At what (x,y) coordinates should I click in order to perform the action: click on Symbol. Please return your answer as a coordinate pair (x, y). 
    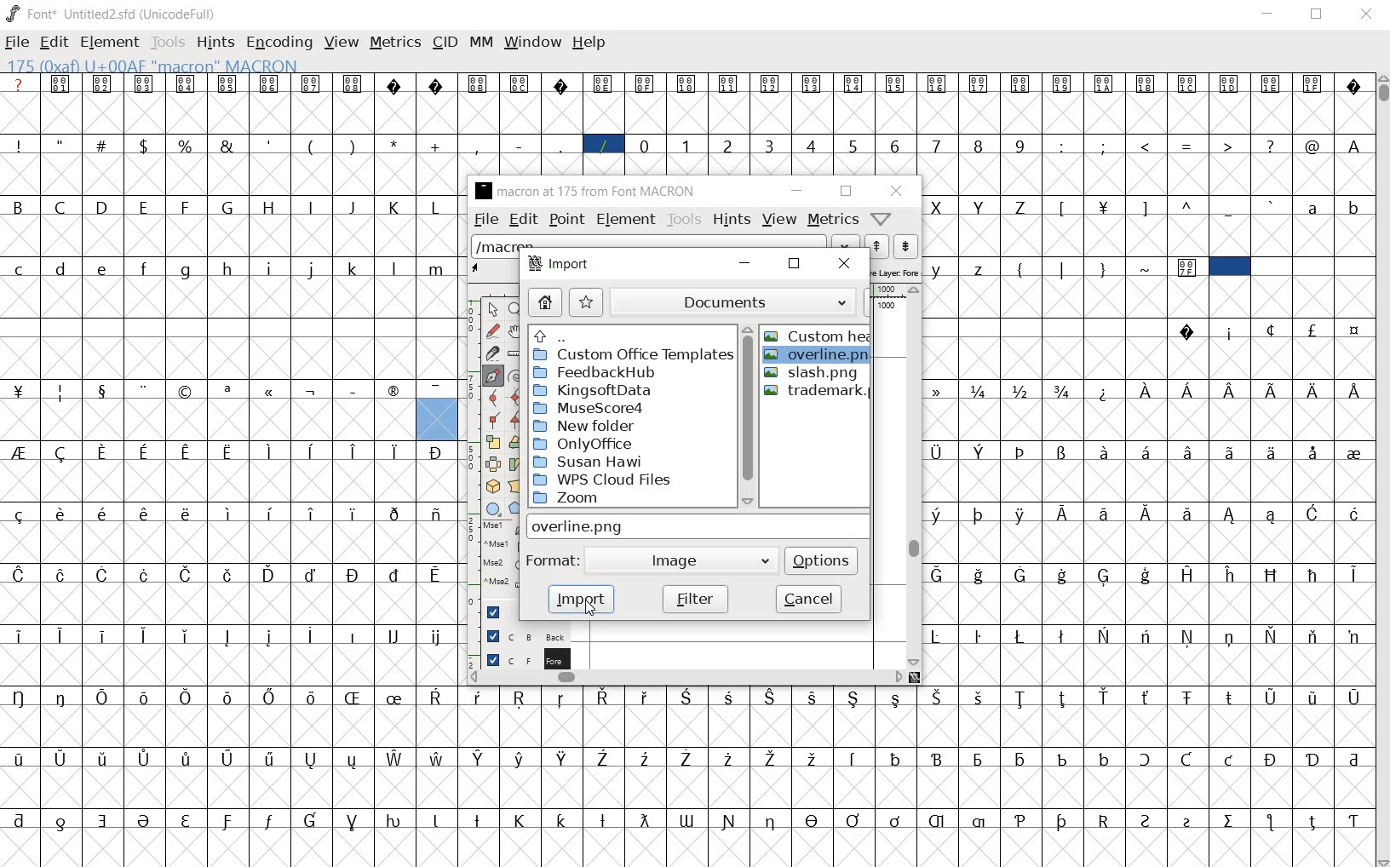
    Looking at the image, I should click on (978, 822).